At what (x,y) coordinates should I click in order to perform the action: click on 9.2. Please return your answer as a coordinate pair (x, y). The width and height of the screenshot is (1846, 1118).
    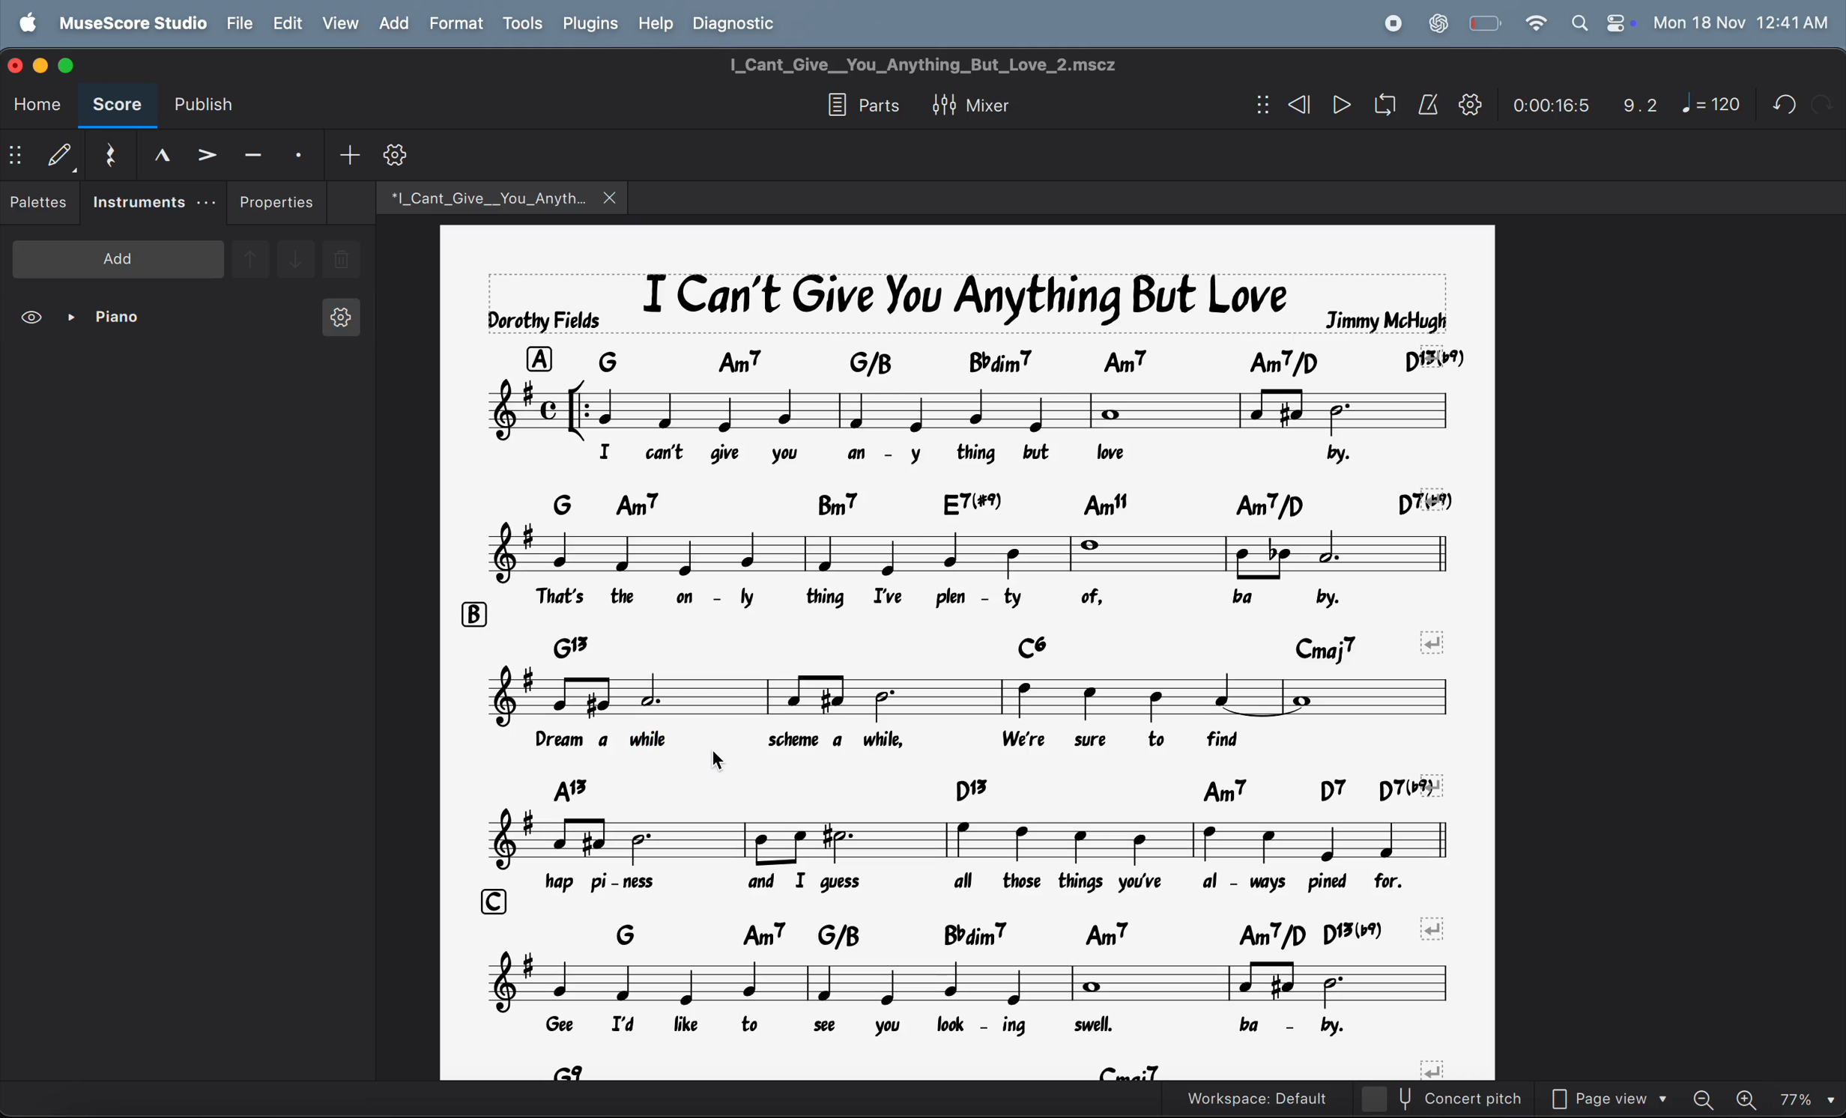
    Looking at the image, I should click on (1633, 106).